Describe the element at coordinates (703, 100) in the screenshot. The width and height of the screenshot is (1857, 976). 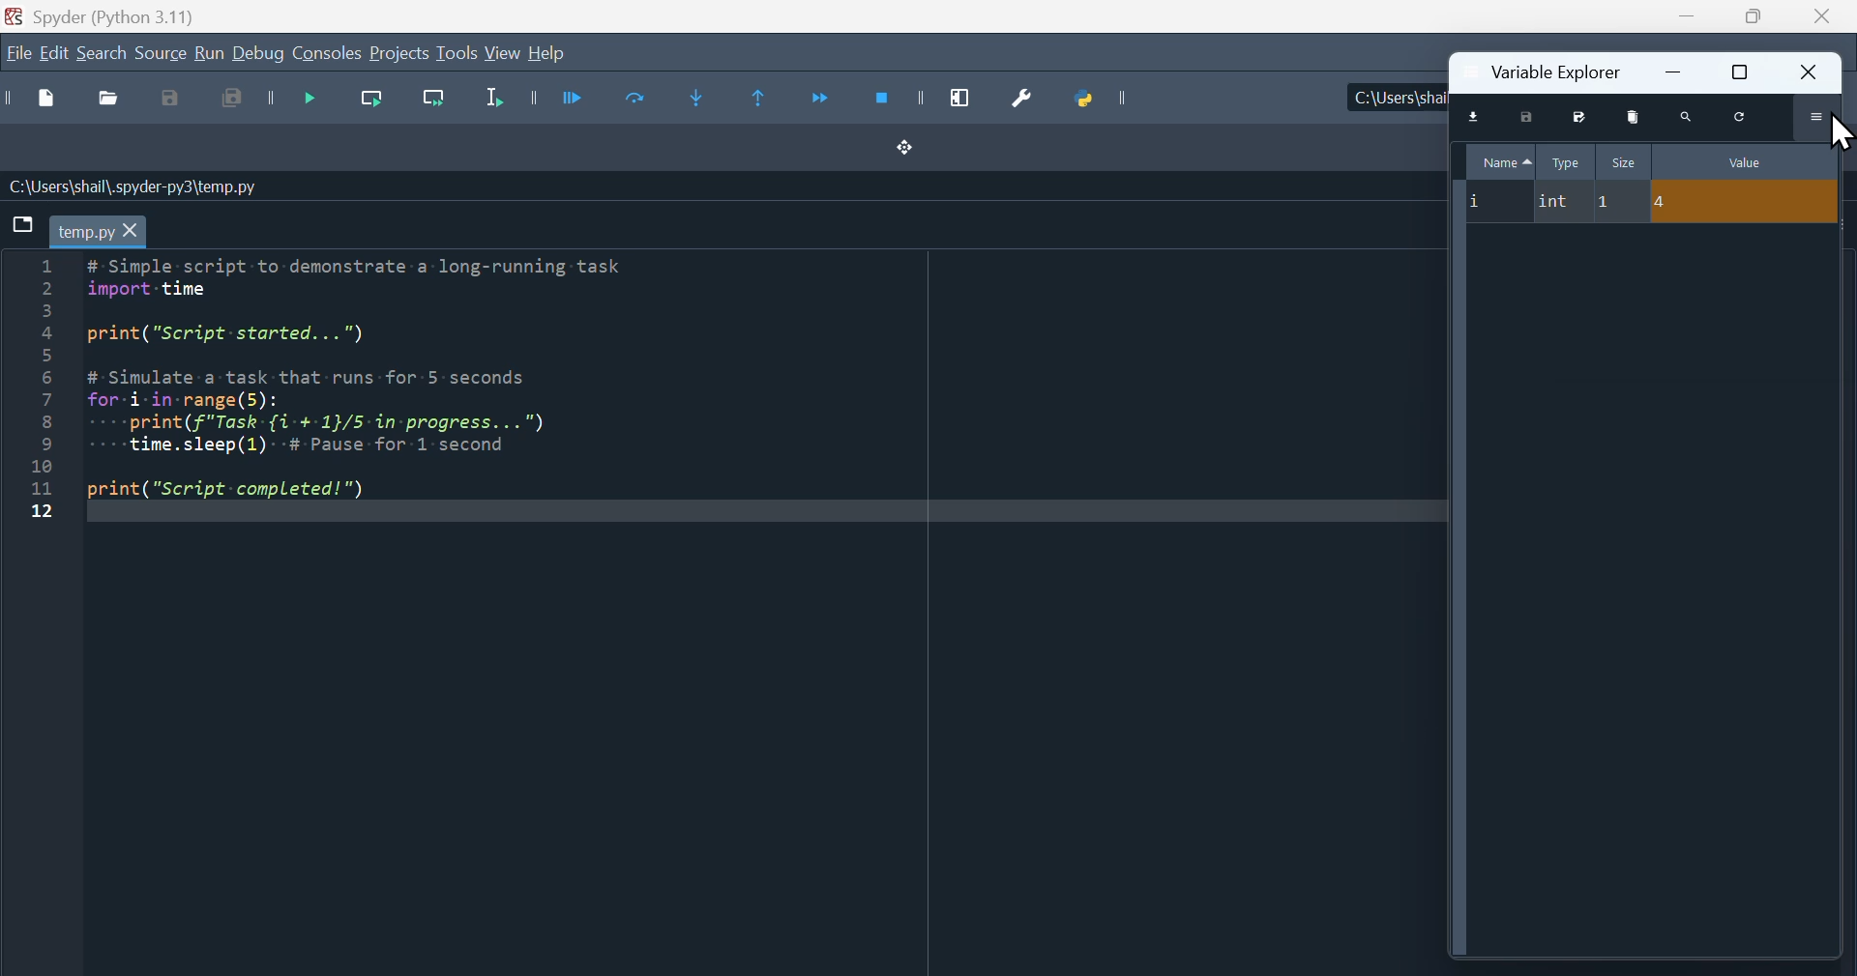
I see `Step into function` at that location.